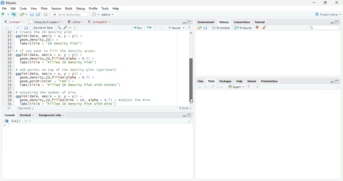 The width and height of the screenshot is (343, 181). What do you see at coordinates (206, 87) in the screenshot?
I see `next` at bounding box center [206, 87].